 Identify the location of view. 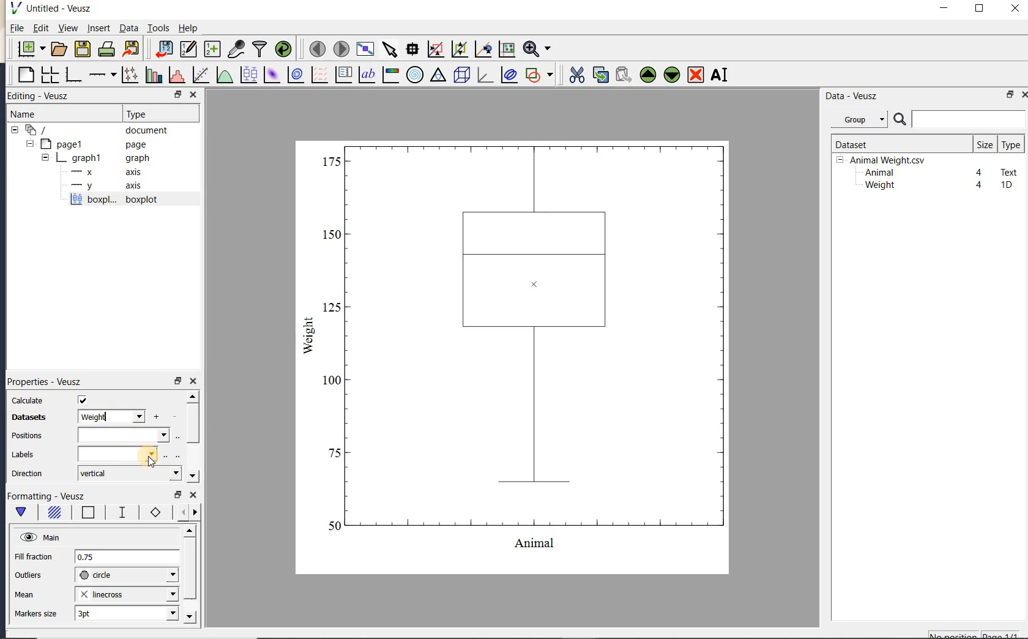
(67, 29).